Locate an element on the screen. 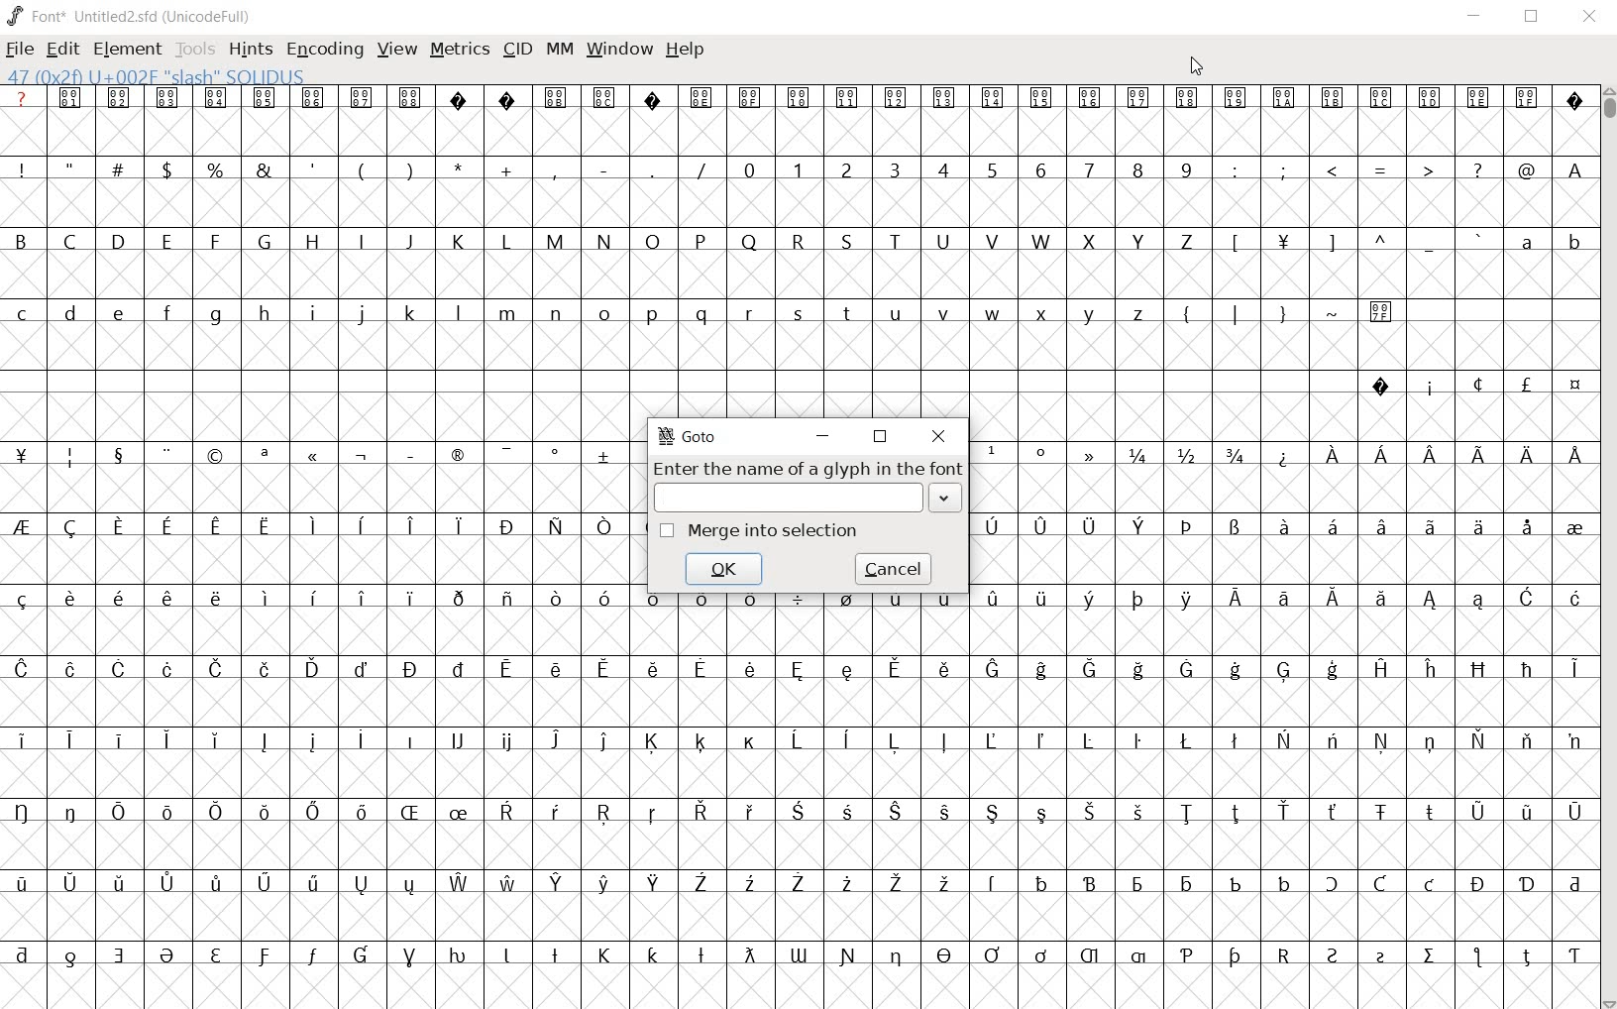  GoTo is located at coordinates (689, 437).